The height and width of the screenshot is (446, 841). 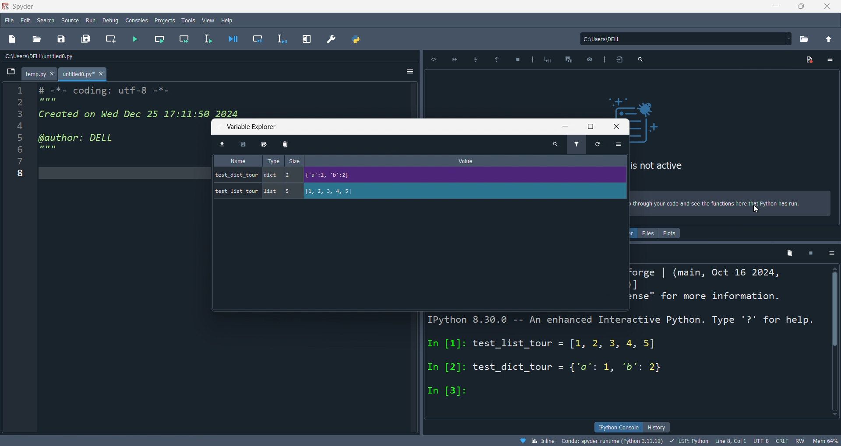 What do you see at coordinates (9, 73) in the screenshot?
I see `browse tabs` at bounding box center [9, 73].